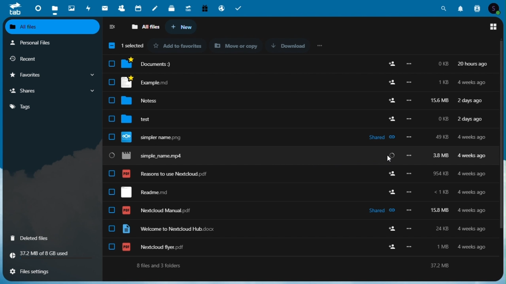 The width and height of the screenshot is (506, 284). Describe the element at coordinates (38, 7) in the screenshot. I see `Dashboard` at that location.